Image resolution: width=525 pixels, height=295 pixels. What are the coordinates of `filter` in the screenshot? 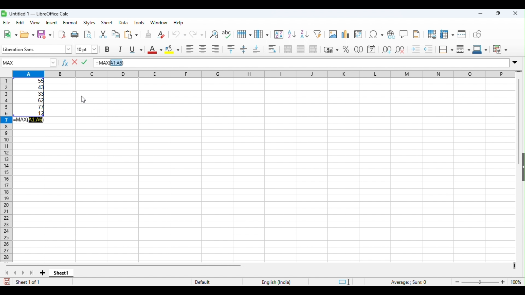 It's located at (318, 34).